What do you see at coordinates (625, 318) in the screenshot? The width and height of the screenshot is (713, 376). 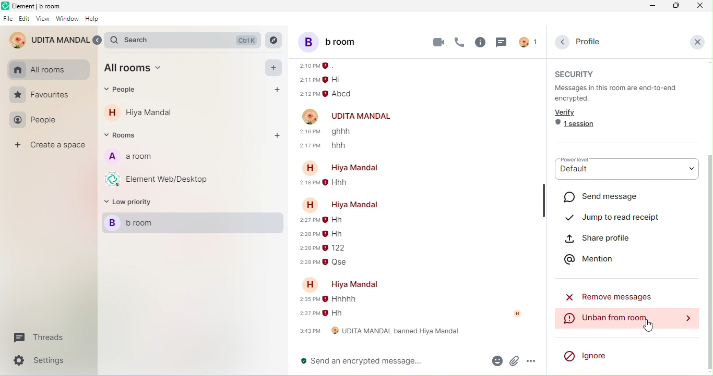 I see `select unban room option` at bounding box center [625, 318].